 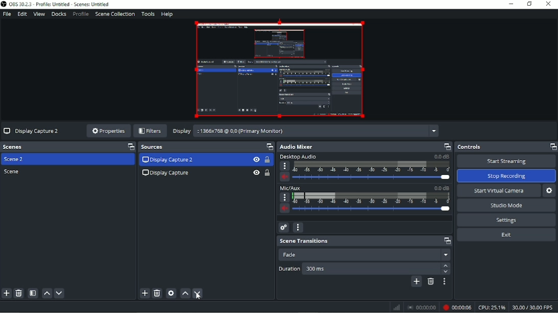 I want to click on Edit, so click(x=21, y=14).